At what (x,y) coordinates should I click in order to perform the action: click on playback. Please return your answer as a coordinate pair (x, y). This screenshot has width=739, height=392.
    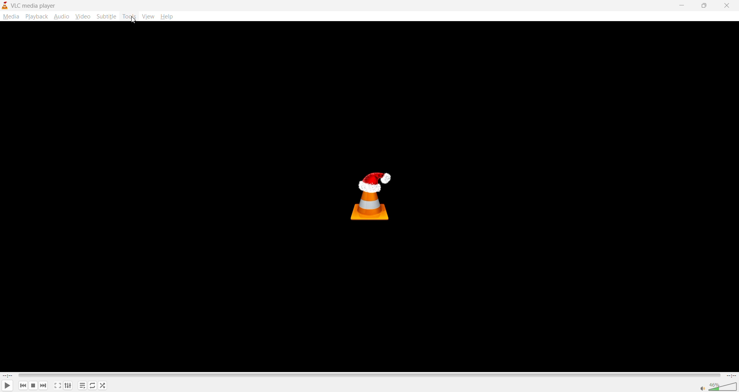
    Looking at the image, I should click on (37, 17).